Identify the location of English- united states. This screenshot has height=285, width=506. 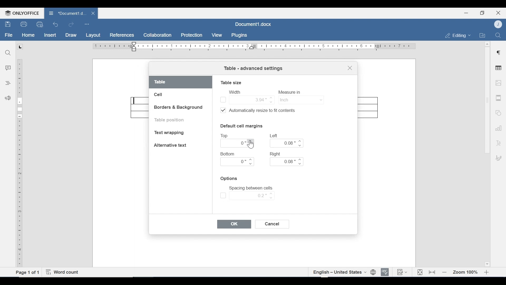
(339, 272).